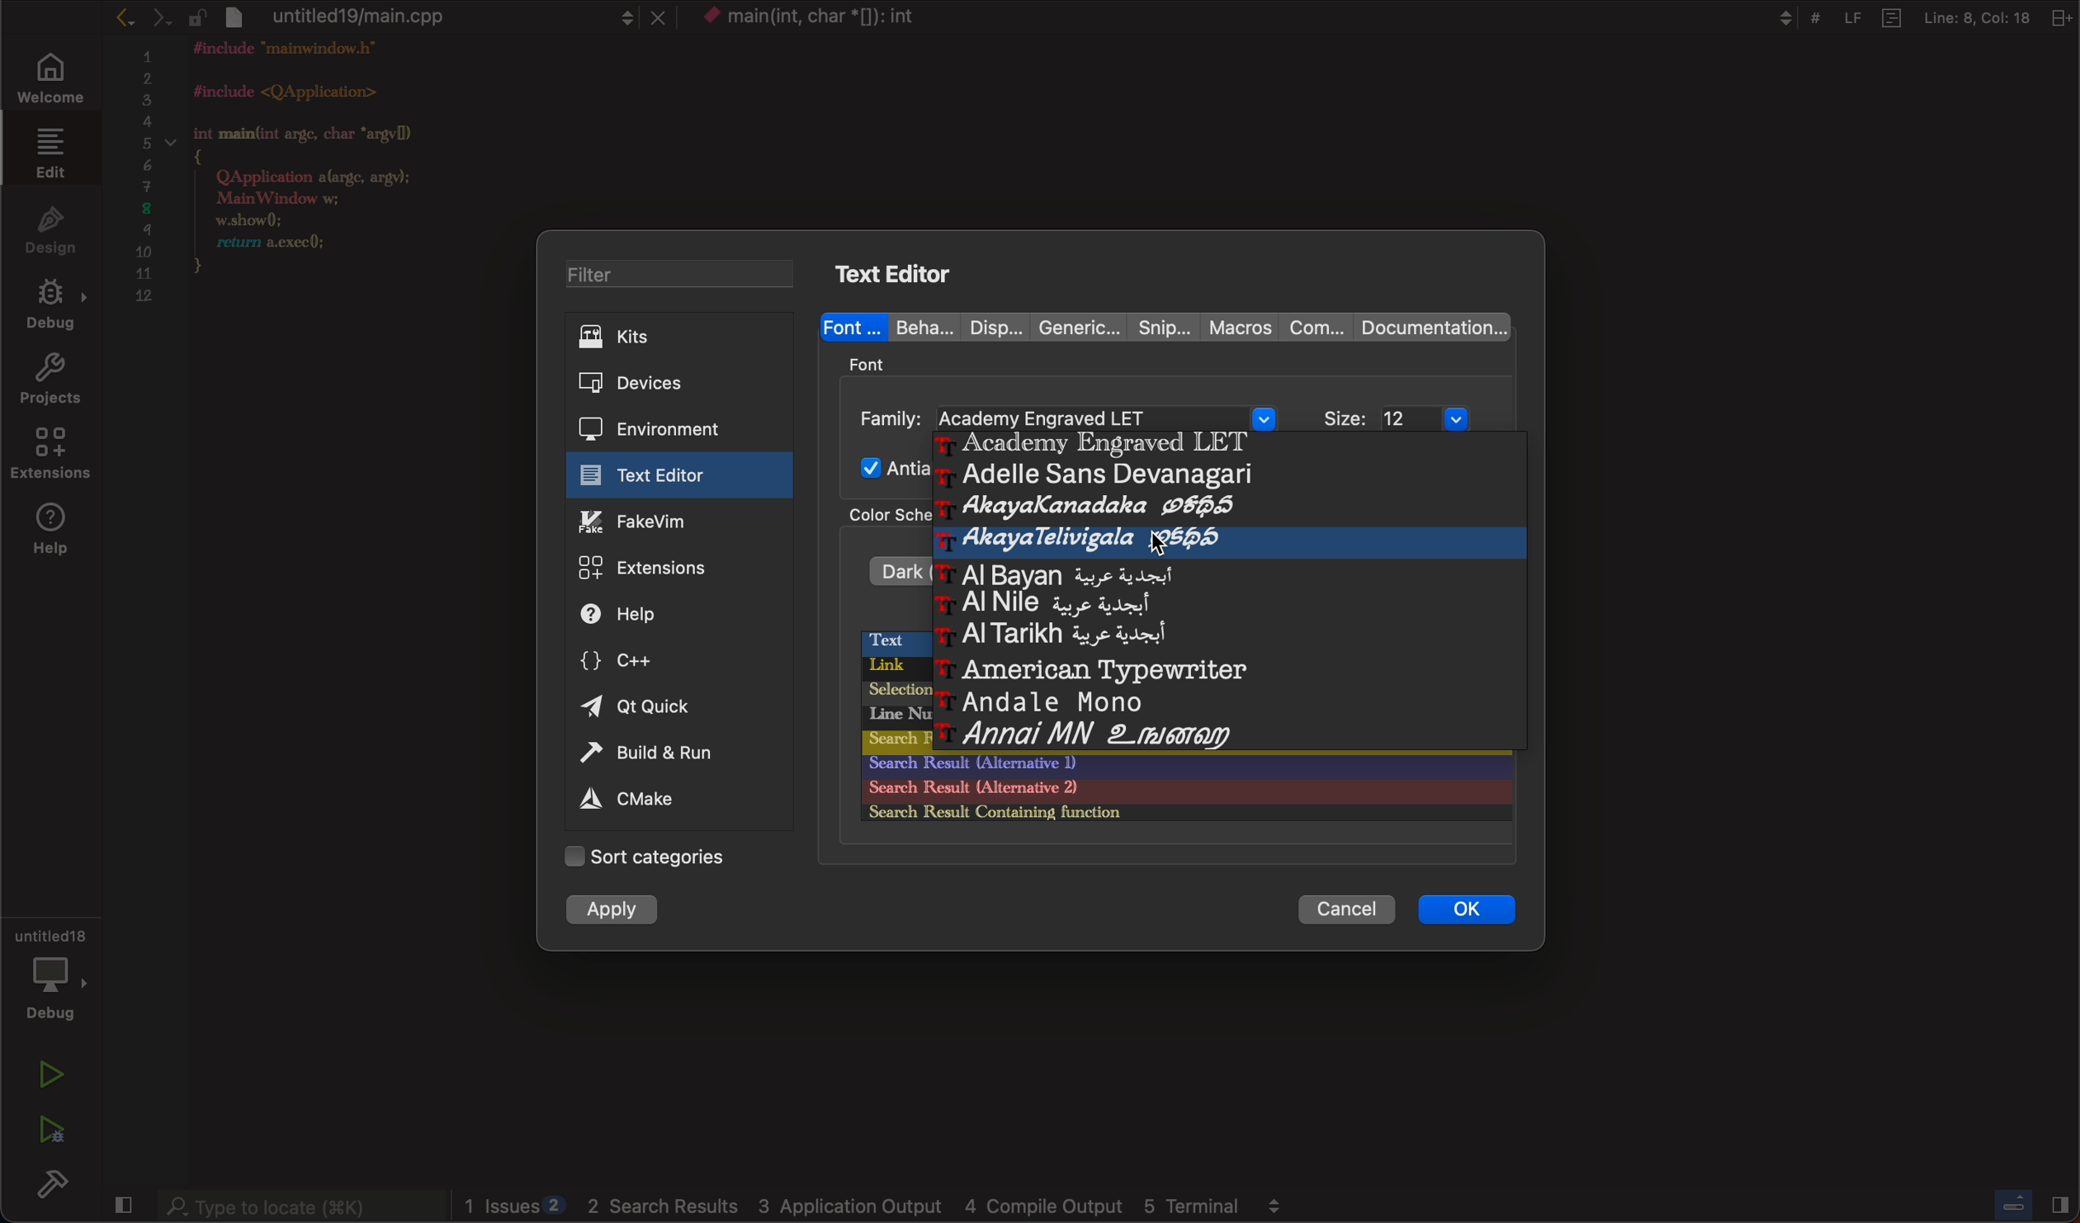 The height and width of the screenshot is (1223, 2080). I want to click on ANDALE MONO, so click(1043, 699).